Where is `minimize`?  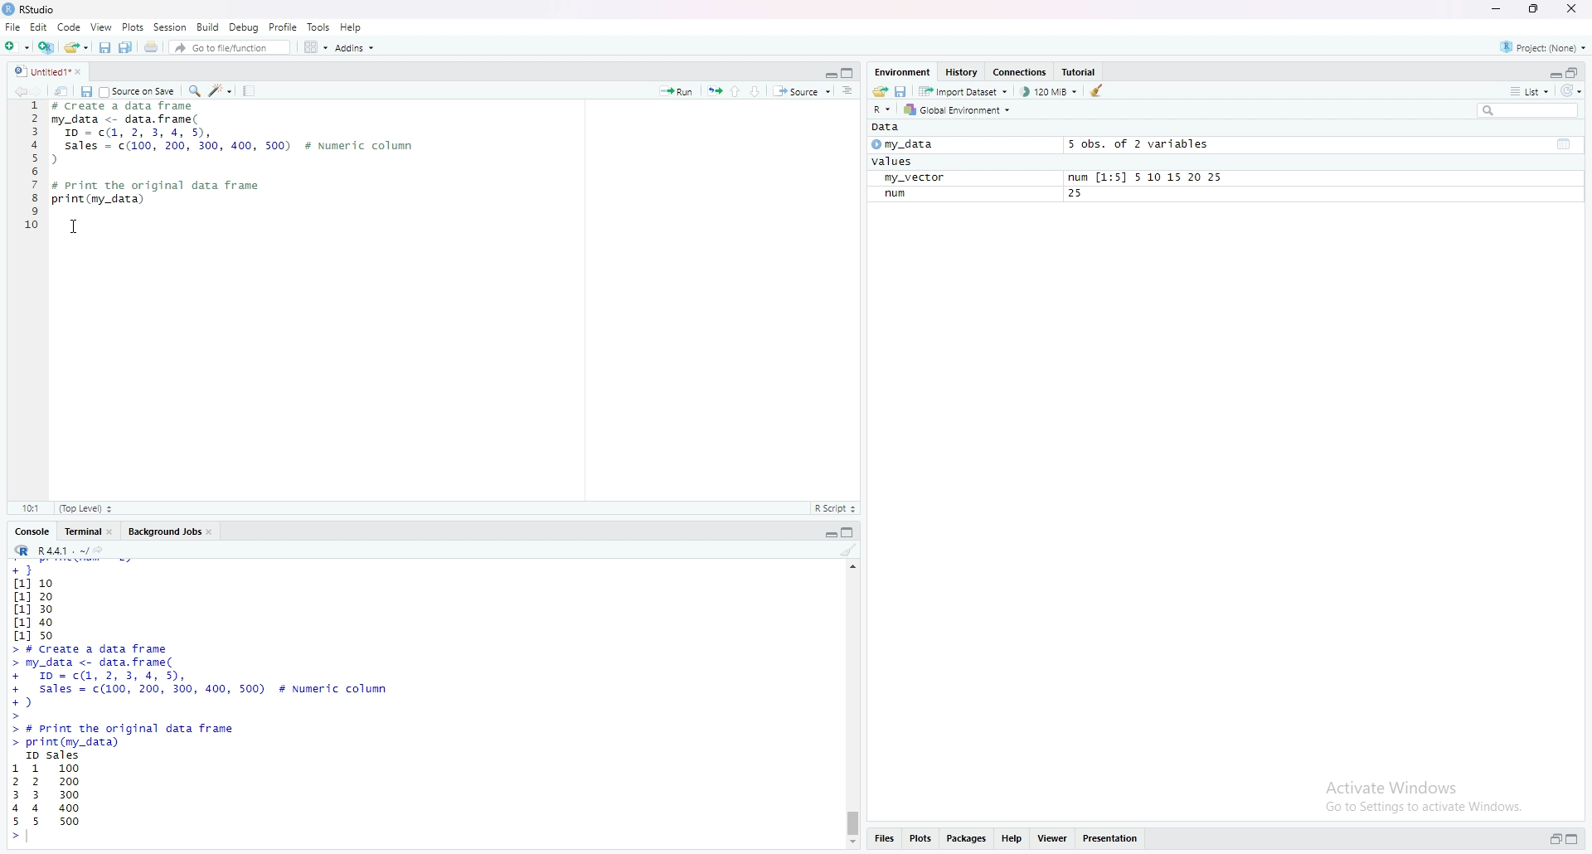 minimize is located at coordinates (1551, 838).